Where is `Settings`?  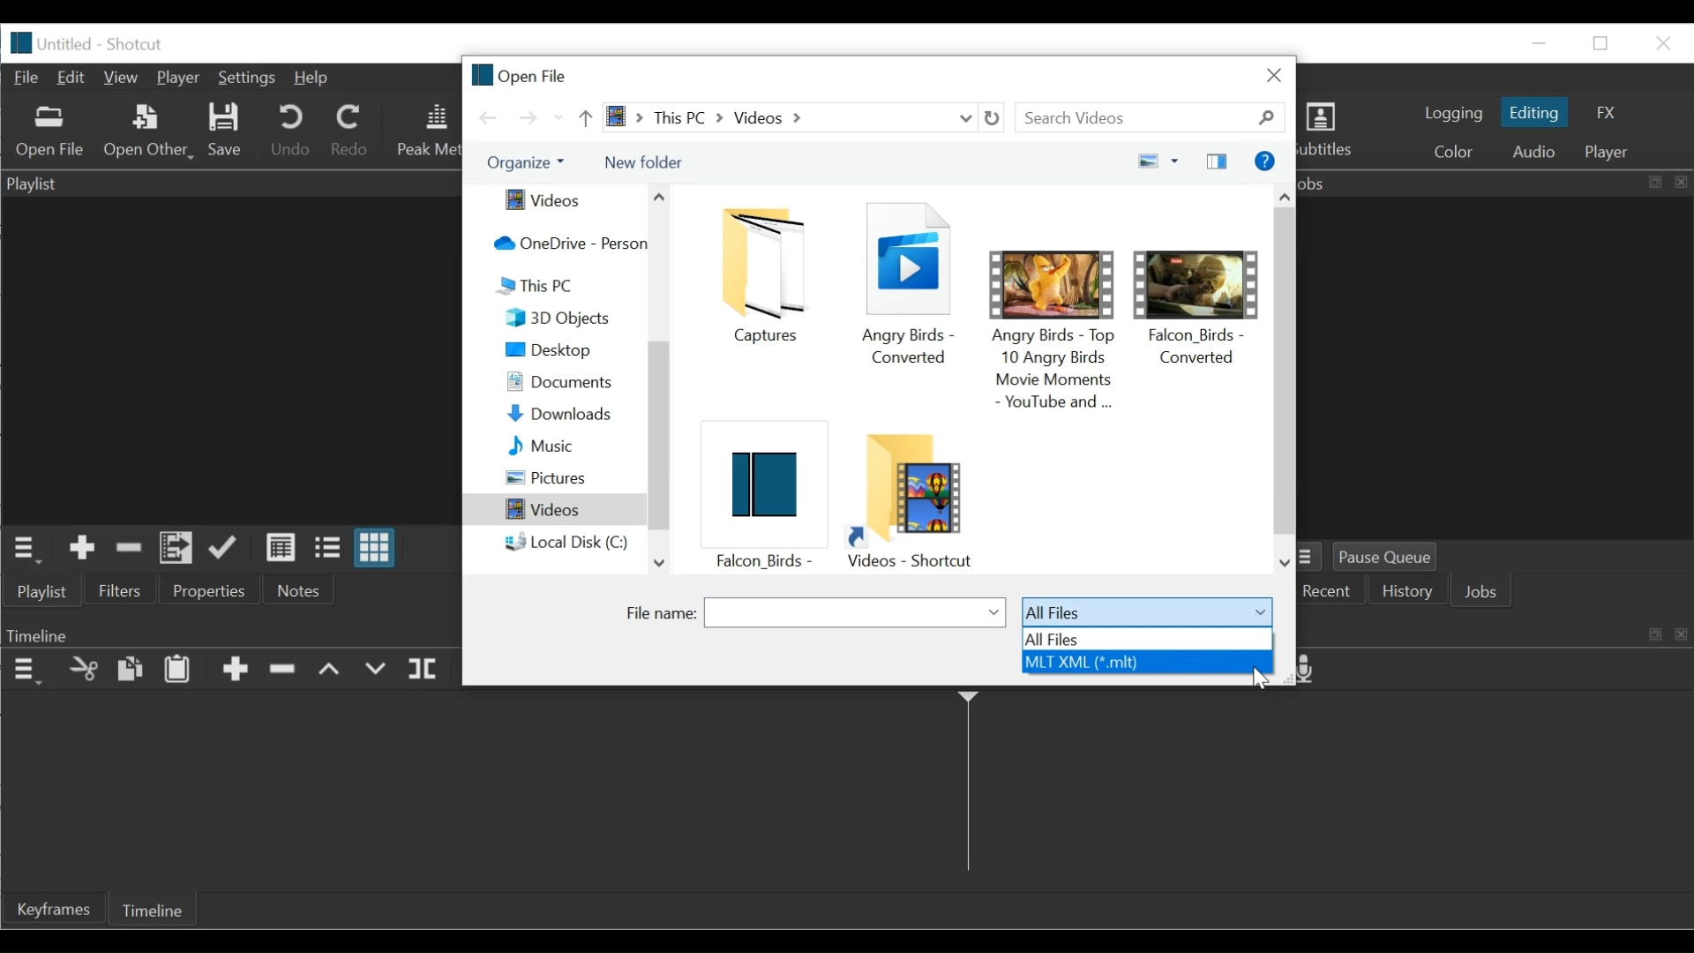
Settings is located at coordinates (247, 79).